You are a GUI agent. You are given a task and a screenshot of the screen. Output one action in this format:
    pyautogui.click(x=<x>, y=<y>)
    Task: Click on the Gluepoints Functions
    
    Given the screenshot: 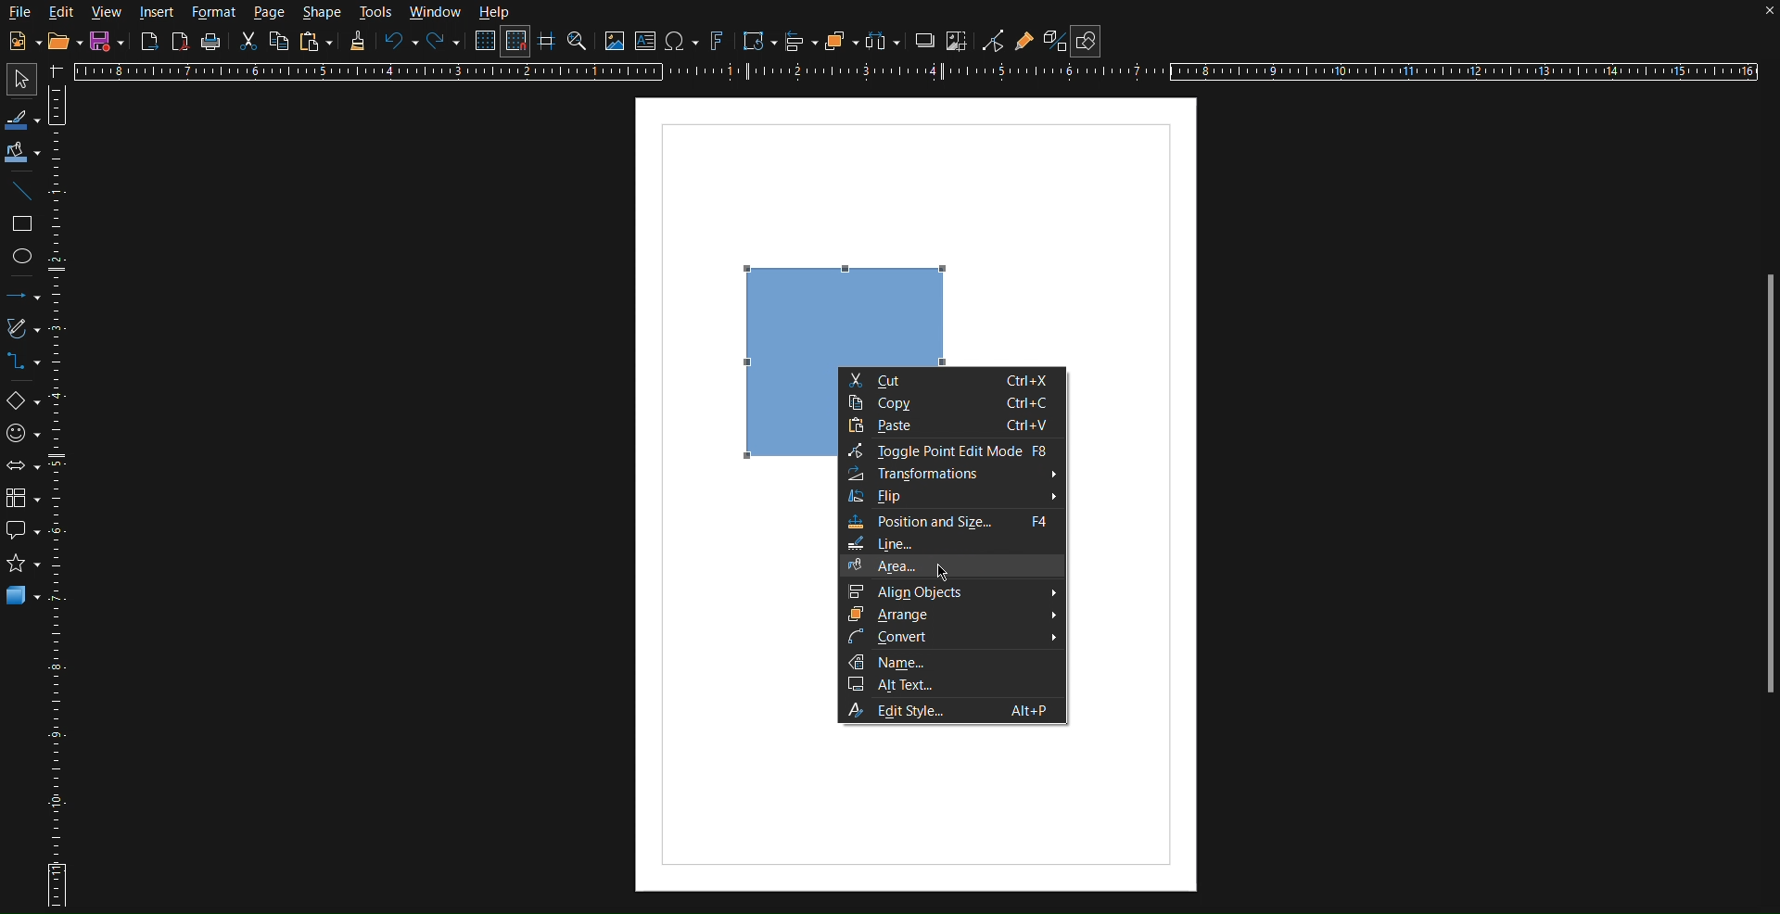 What is the action you would take?
    pyautogui.click(x=1025, y=40)
    